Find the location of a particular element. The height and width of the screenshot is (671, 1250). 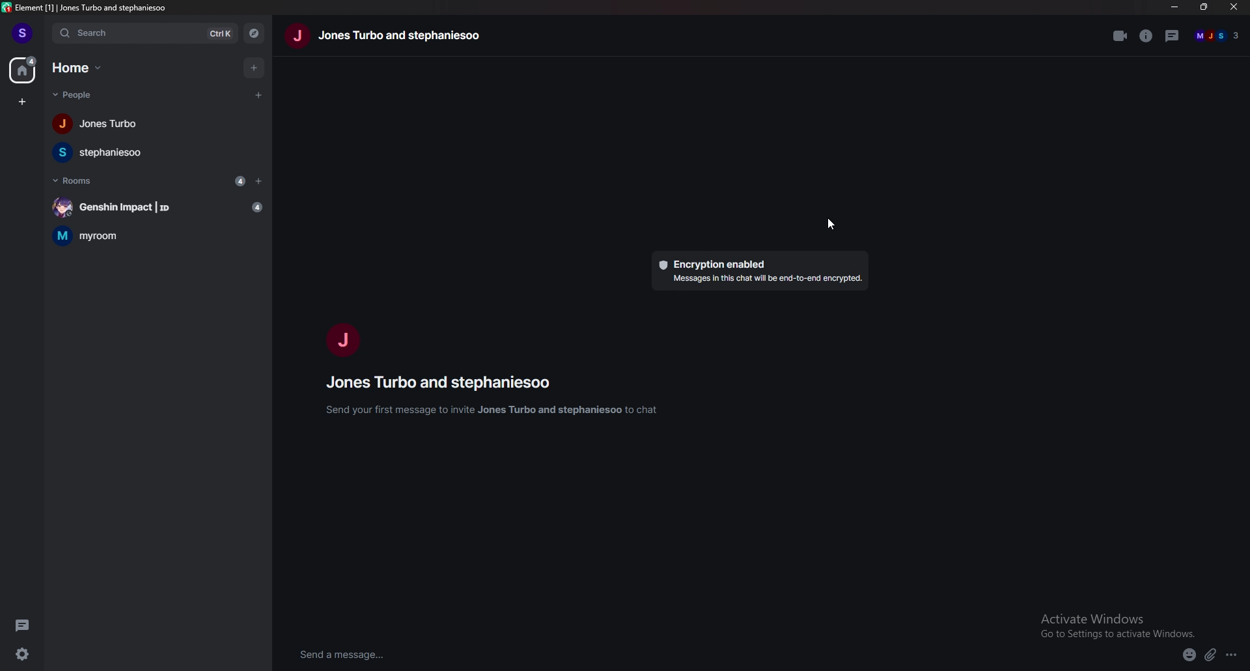

people is located at coordinates (1217, 36).